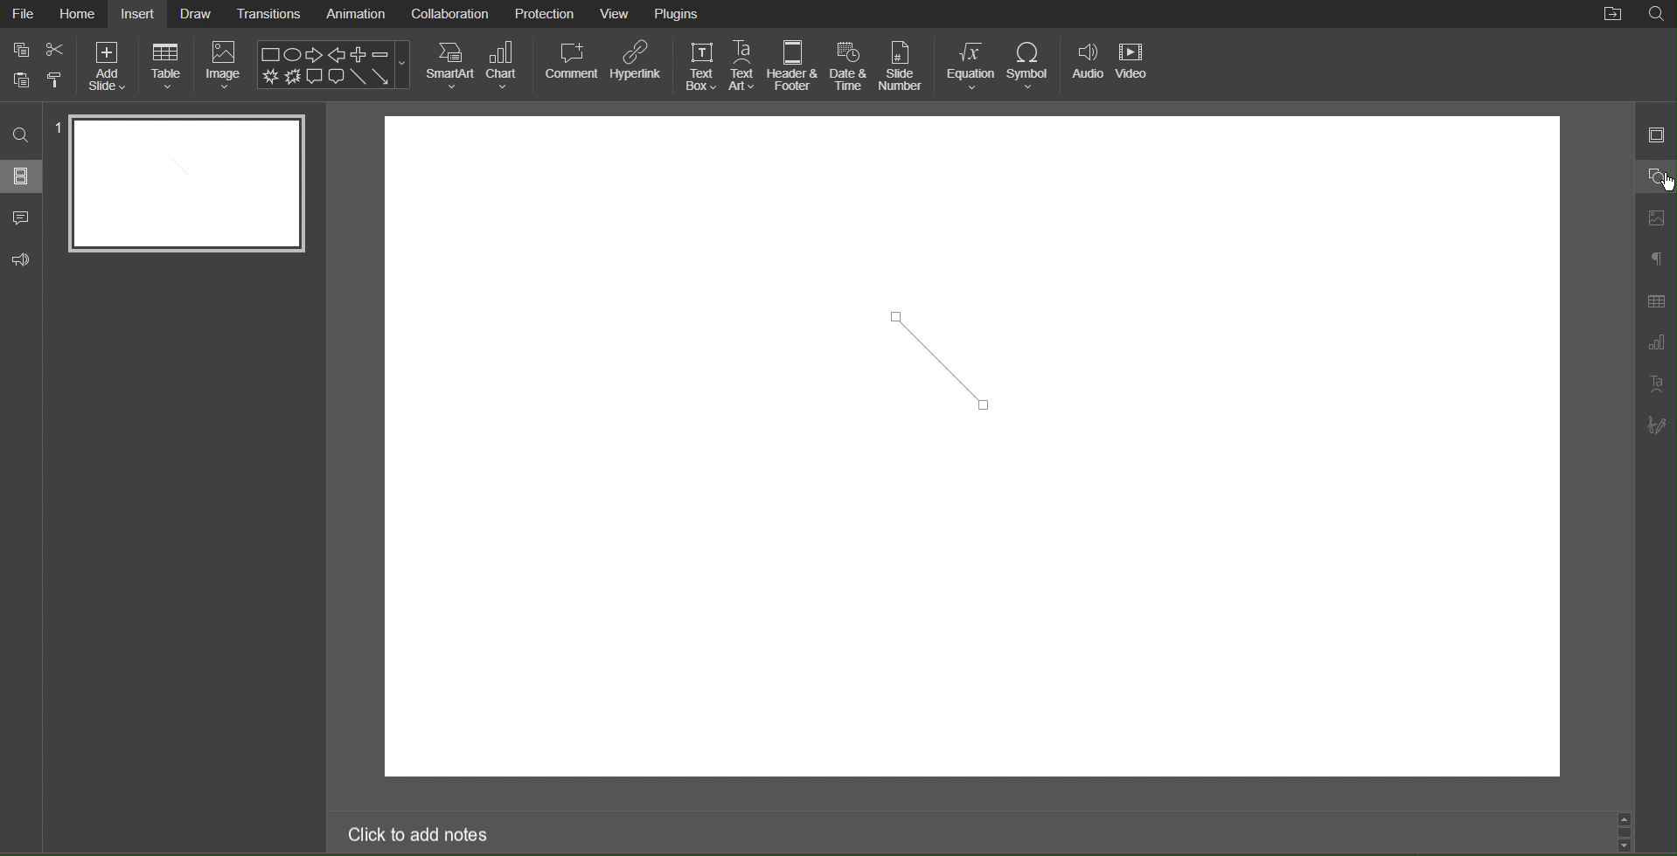  Describe the element at coordinates (37, 66) in the screenshot. I see `Cut Copy Paste` at that location.